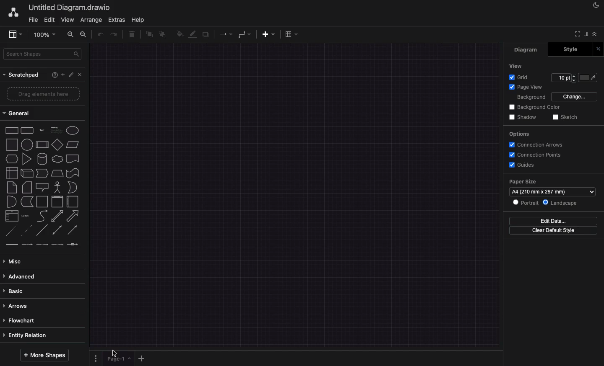 The width and height of the screenshot is (604, 366). I want to click on tape, so click(73, 173).